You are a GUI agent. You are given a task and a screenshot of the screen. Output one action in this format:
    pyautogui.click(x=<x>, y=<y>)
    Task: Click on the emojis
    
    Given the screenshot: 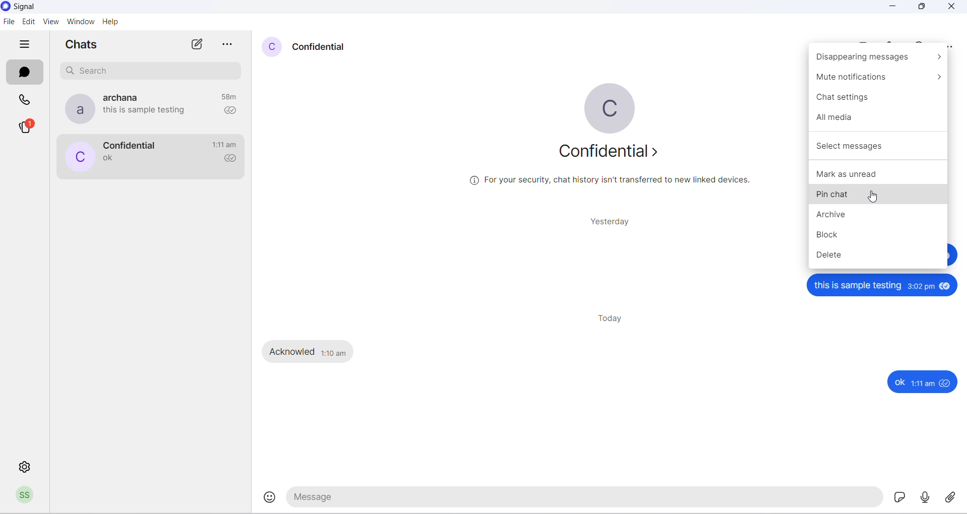 What is the action you would take?
    pyautogui.click(x=272, y=498)
    